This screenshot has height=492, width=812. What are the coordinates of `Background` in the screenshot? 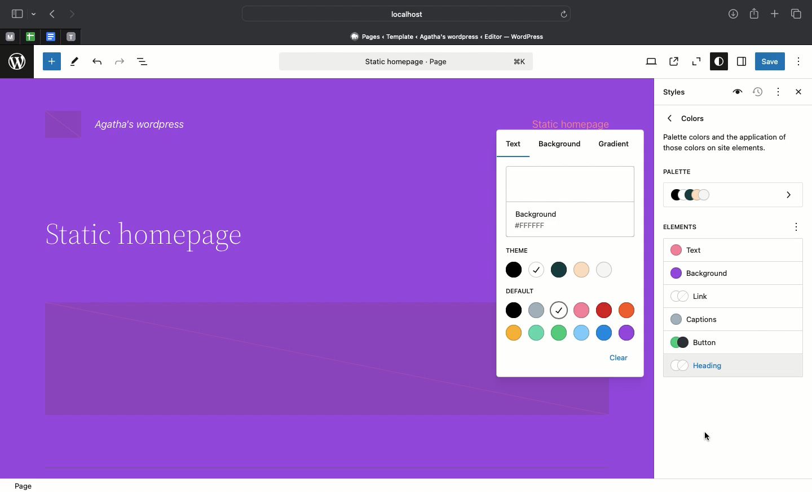 It's located at (562, 144).